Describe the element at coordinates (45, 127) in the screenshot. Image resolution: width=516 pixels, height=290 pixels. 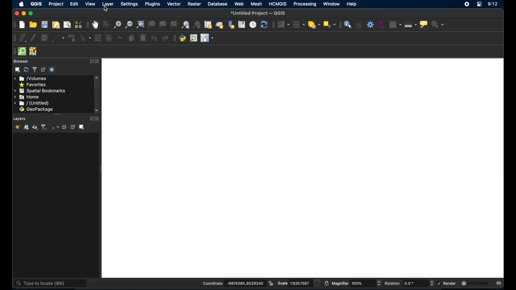
I see `filter legend` at that location.